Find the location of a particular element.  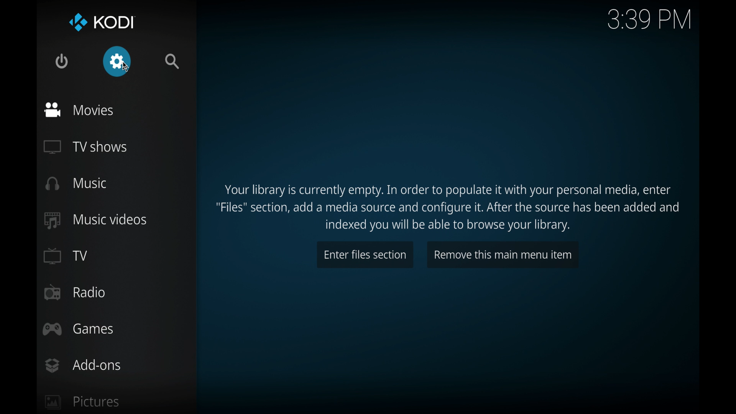

games is located at coordinates (78, 329).